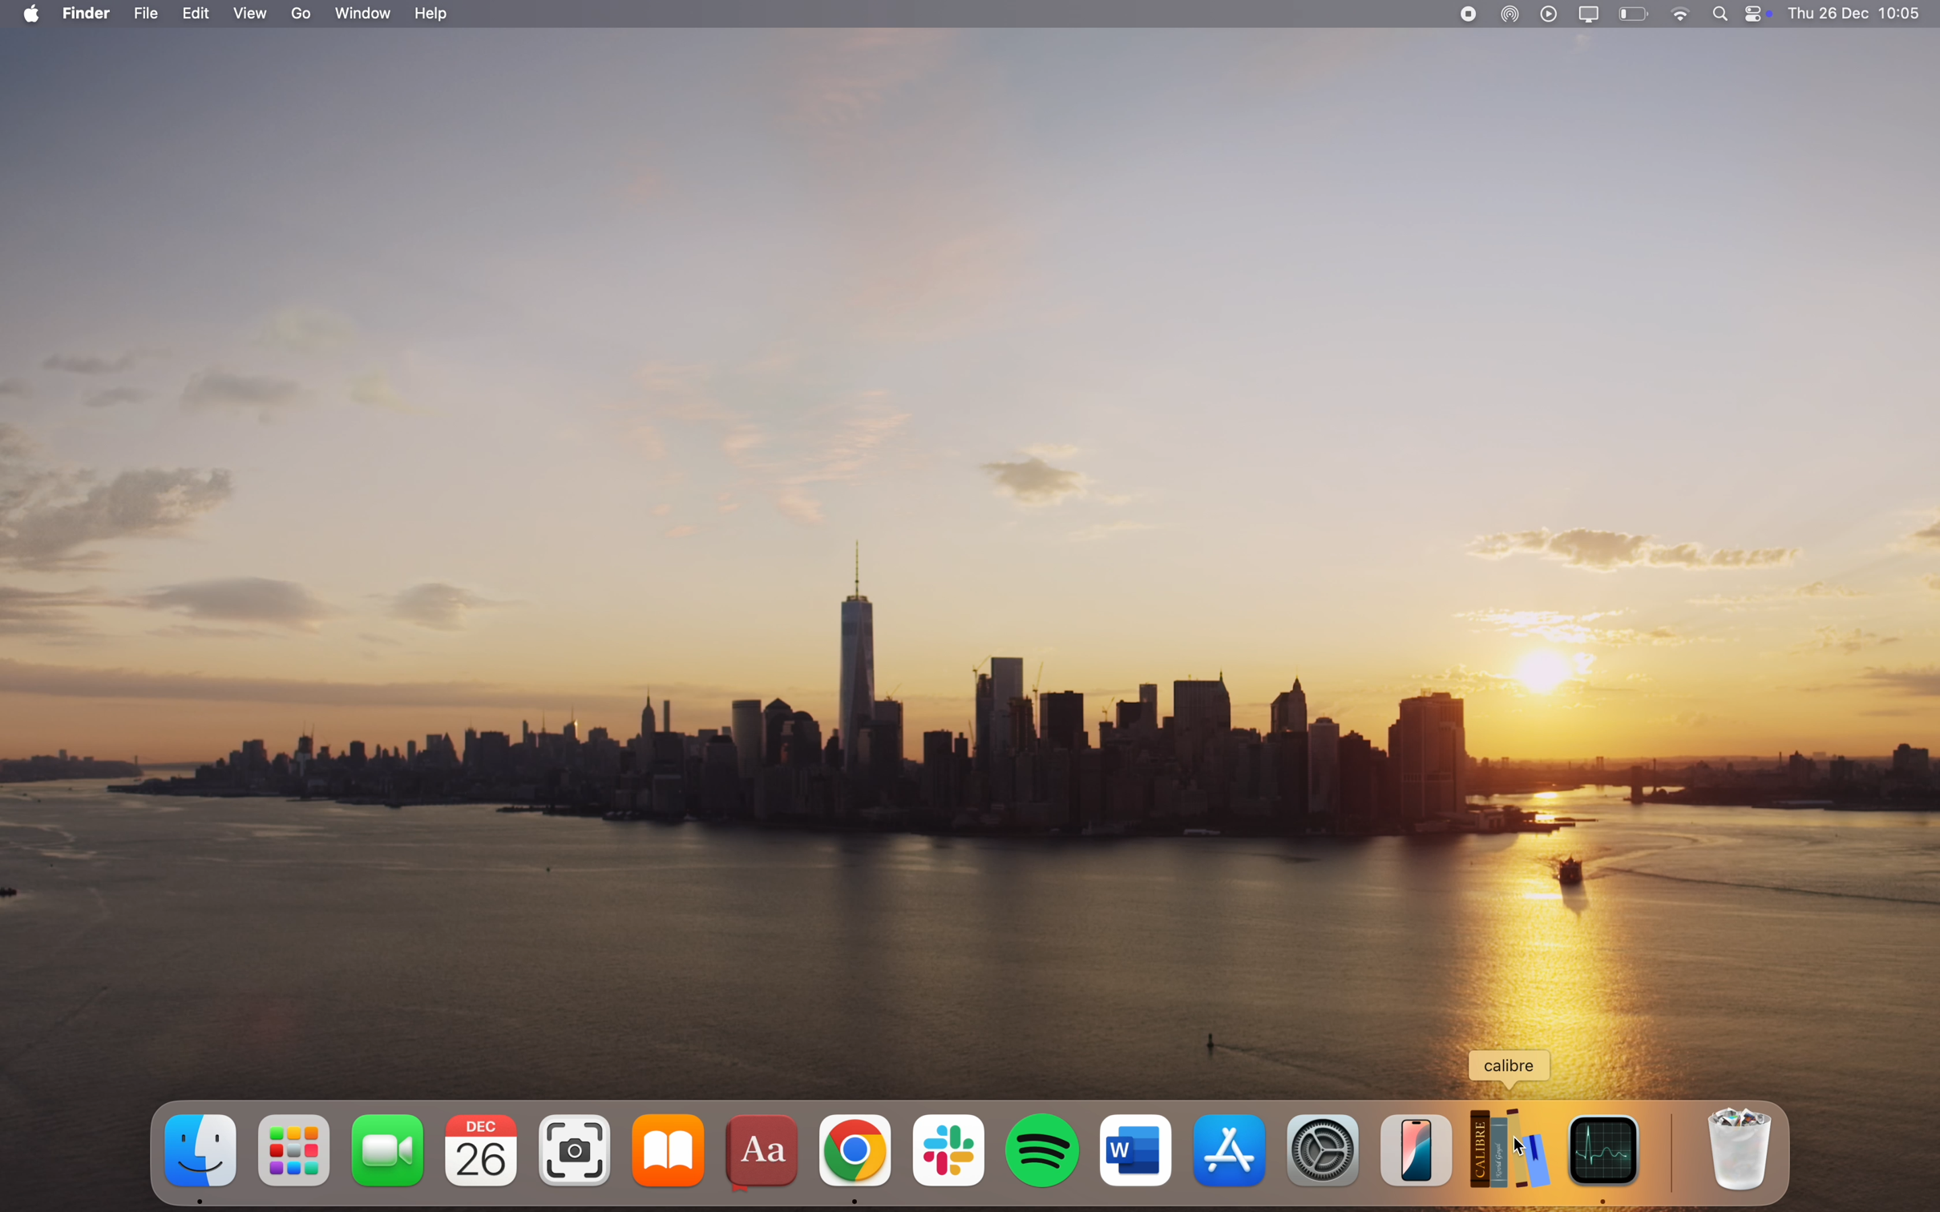  What do you see at coordinates (948, 1146) in the screenshot?
I see `Slack` at bounding box center [948, 1146].